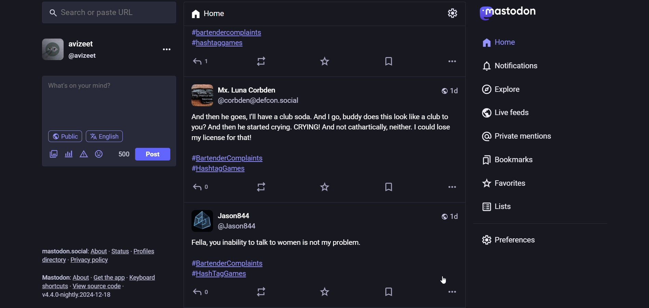  What do you see at coordinates (108, 101) in the screenshot?
I see `whats on your mind` at bounding box center [108, 101].